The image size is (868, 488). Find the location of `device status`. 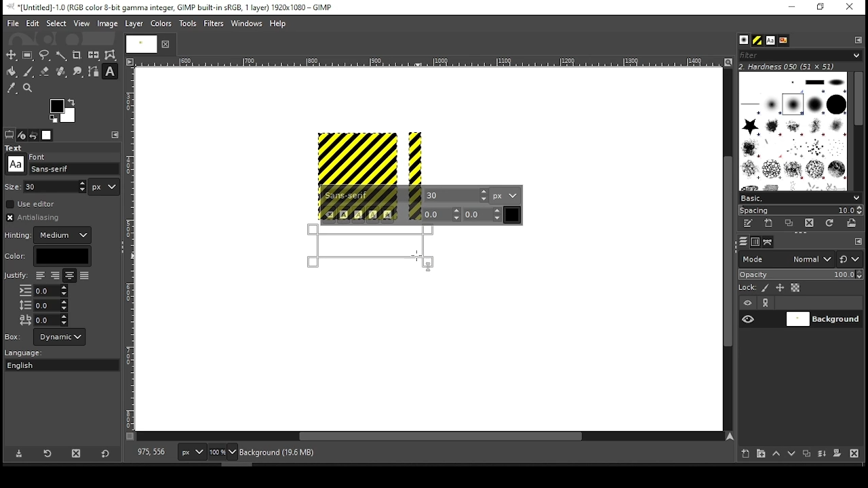

device status is located at coordinates (22, 135).